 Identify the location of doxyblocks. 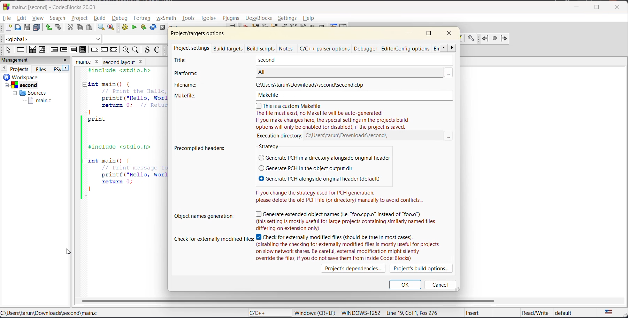
(261, 17).